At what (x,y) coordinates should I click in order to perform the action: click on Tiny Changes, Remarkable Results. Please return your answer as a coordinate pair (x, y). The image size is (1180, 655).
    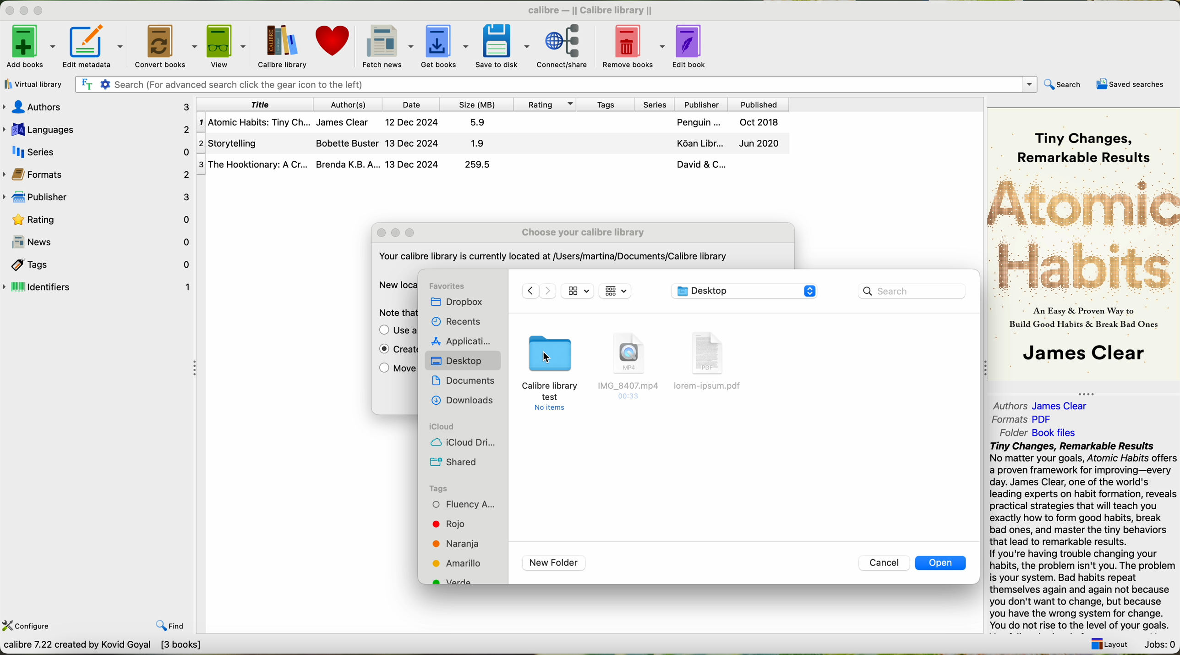
    Looking at the image, I should click on (1083, 138).